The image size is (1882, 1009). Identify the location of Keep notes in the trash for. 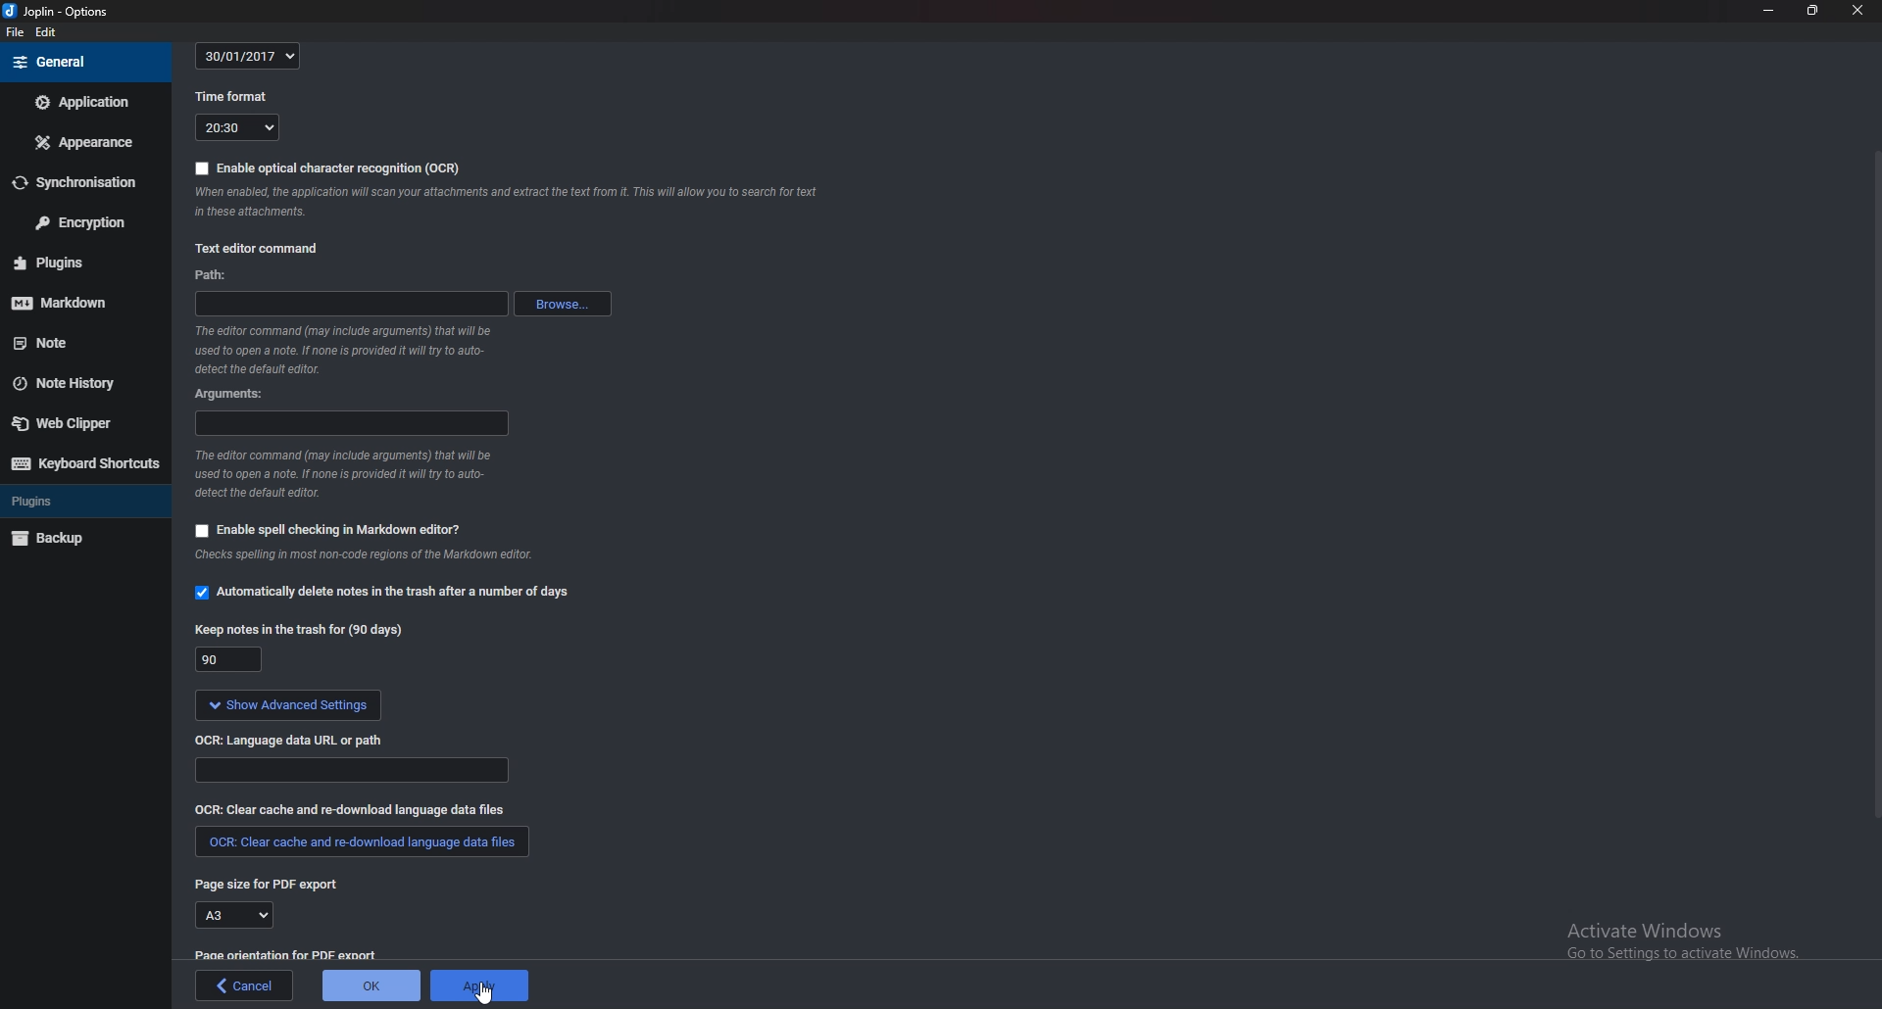
(299, 632).